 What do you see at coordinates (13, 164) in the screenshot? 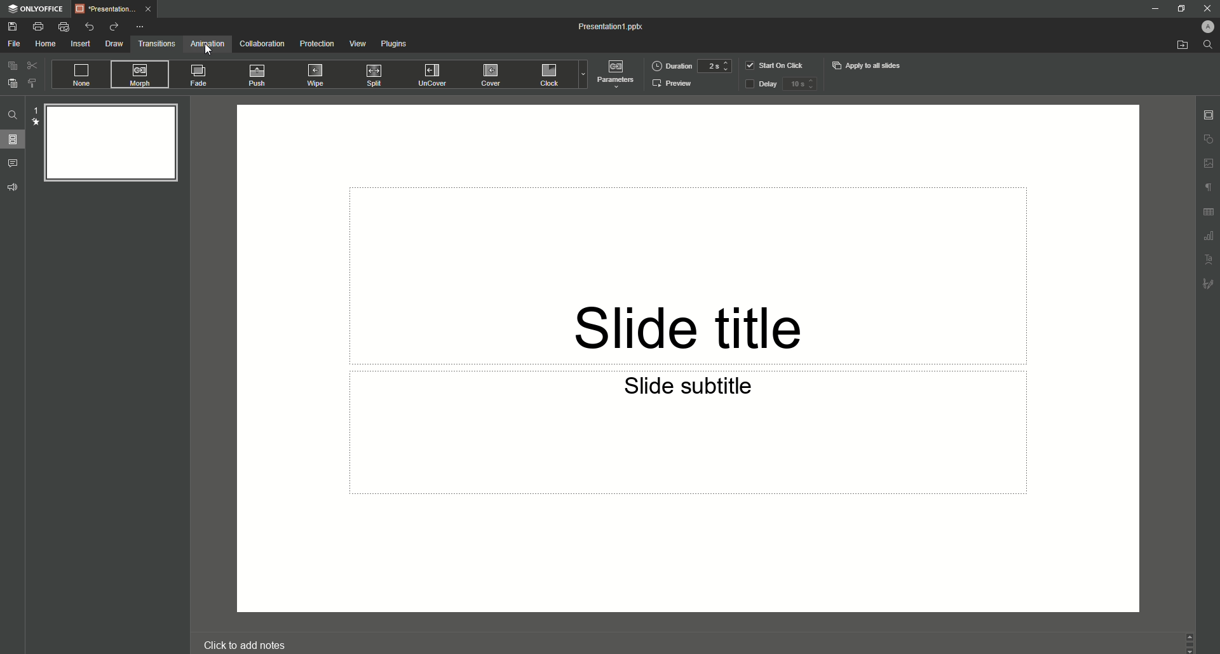
I see `Comments` at bounding box center [13, 164].